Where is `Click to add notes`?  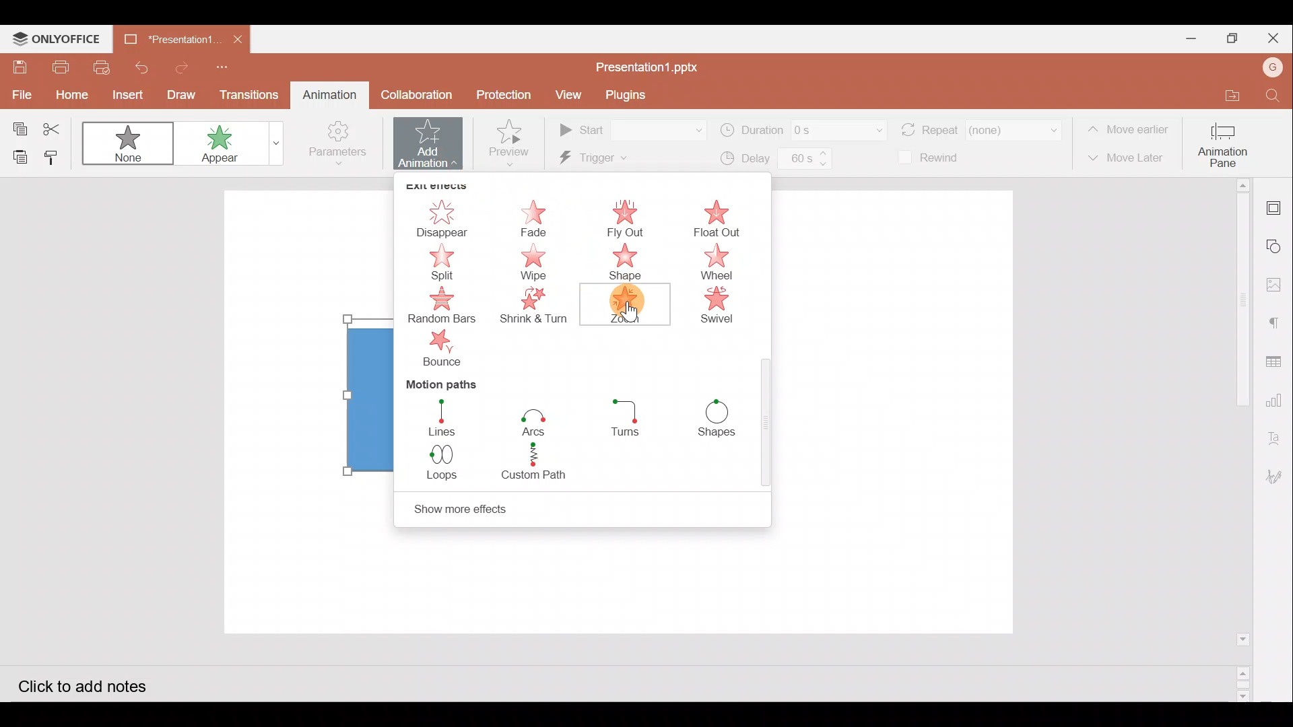
Click to add notes is located at coordinates (97, 684).